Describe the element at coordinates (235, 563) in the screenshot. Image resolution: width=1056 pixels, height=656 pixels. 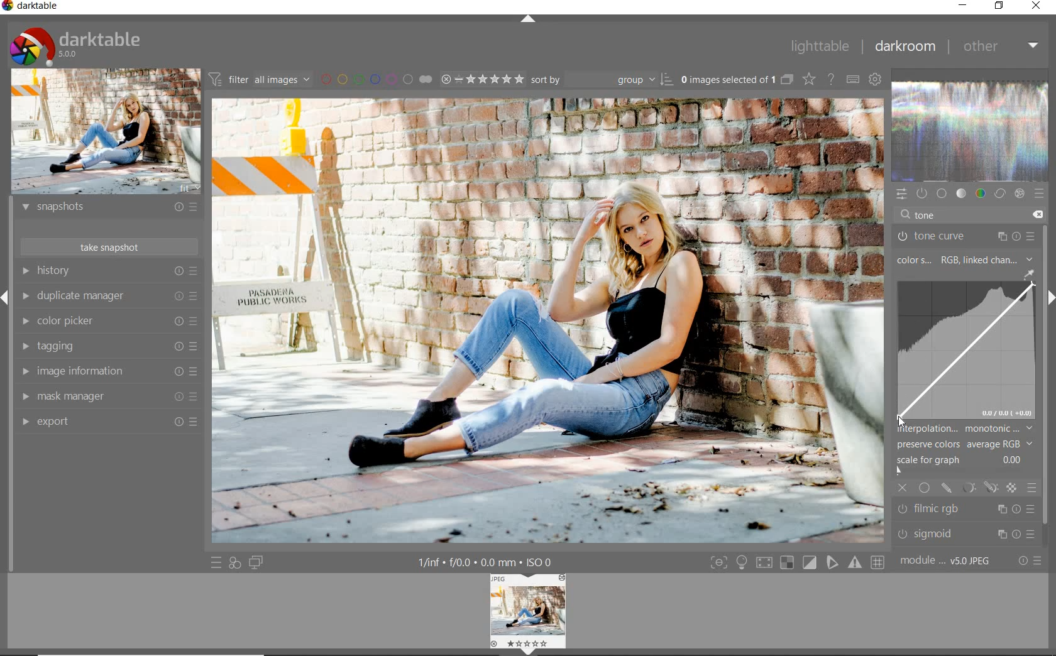
I see `quick access for applying any of your styles` at that location.